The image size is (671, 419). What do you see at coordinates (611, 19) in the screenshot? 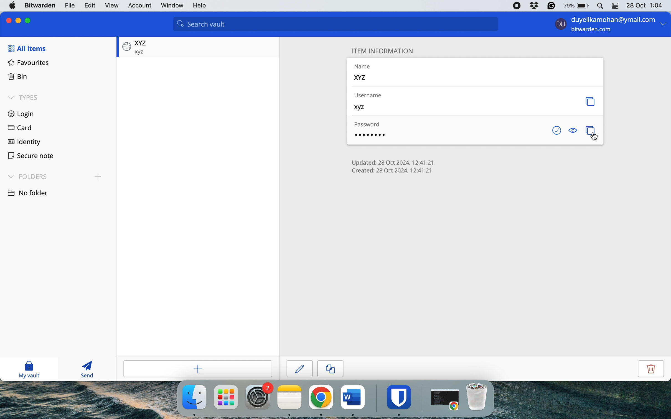
I see `login email id` at bounding box center [611, 19].